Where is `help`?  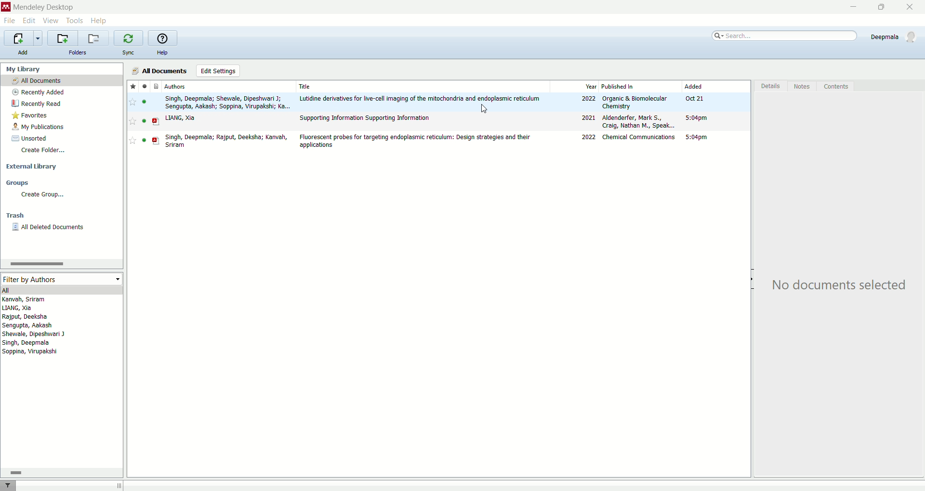
help is located at coordinates (162, 53).